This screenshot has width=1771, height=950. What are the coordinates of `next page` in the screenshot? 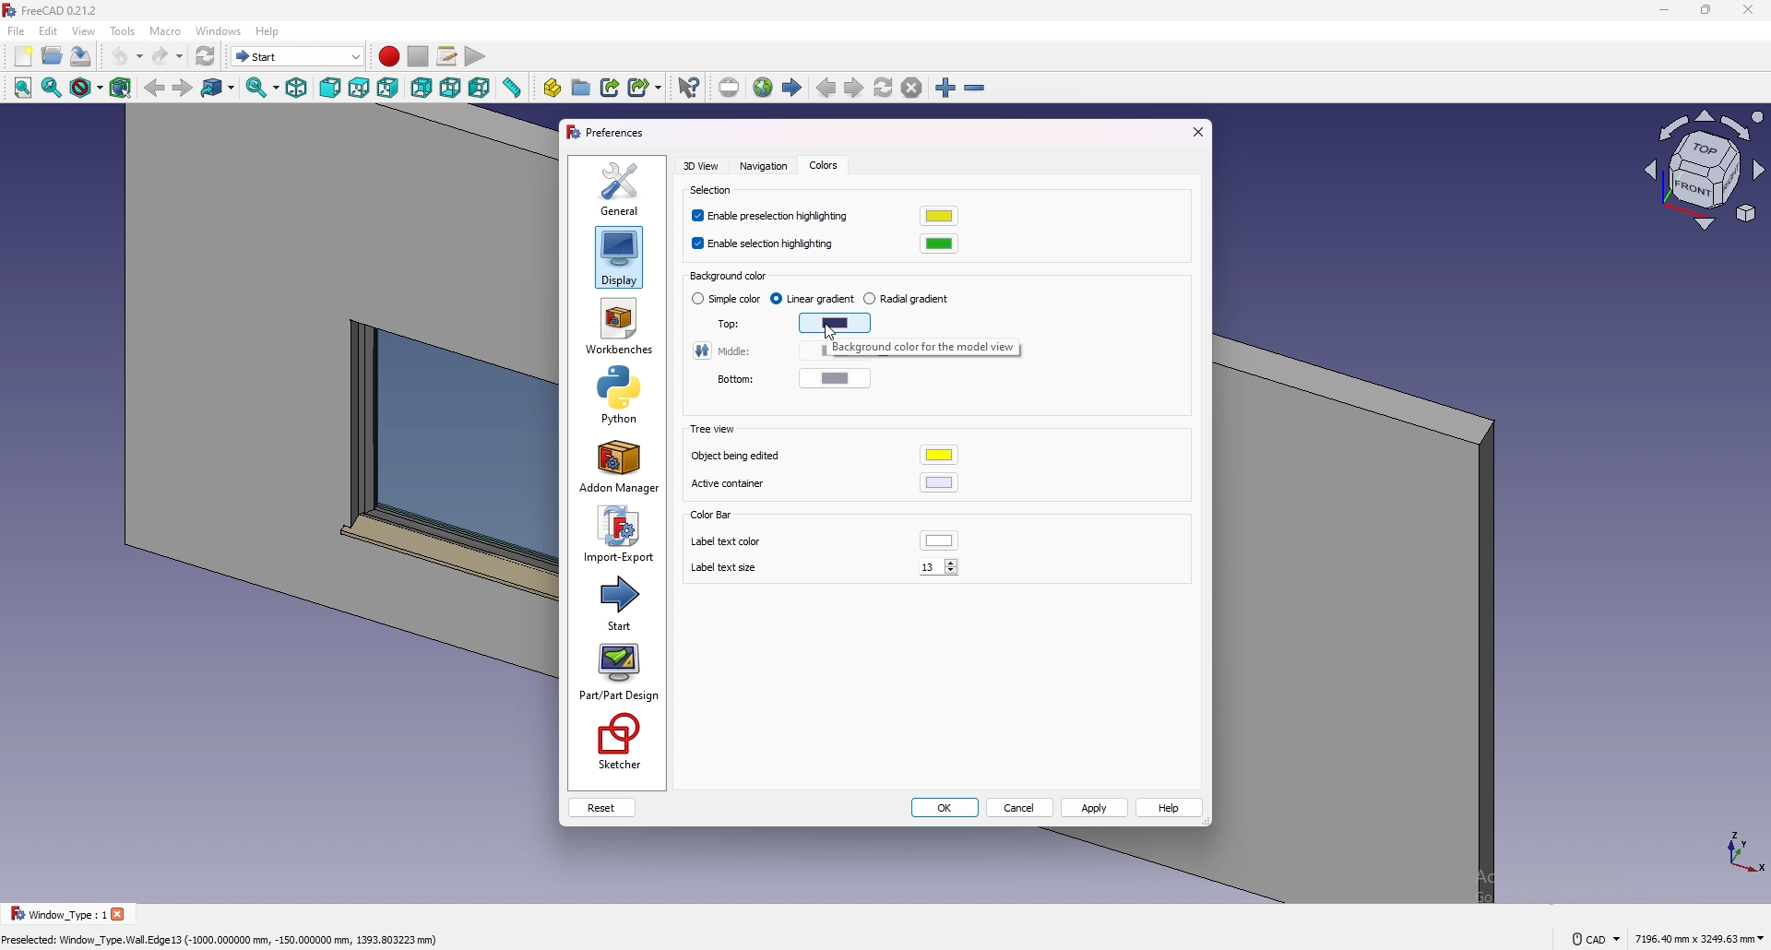 It's located at (854, 89).